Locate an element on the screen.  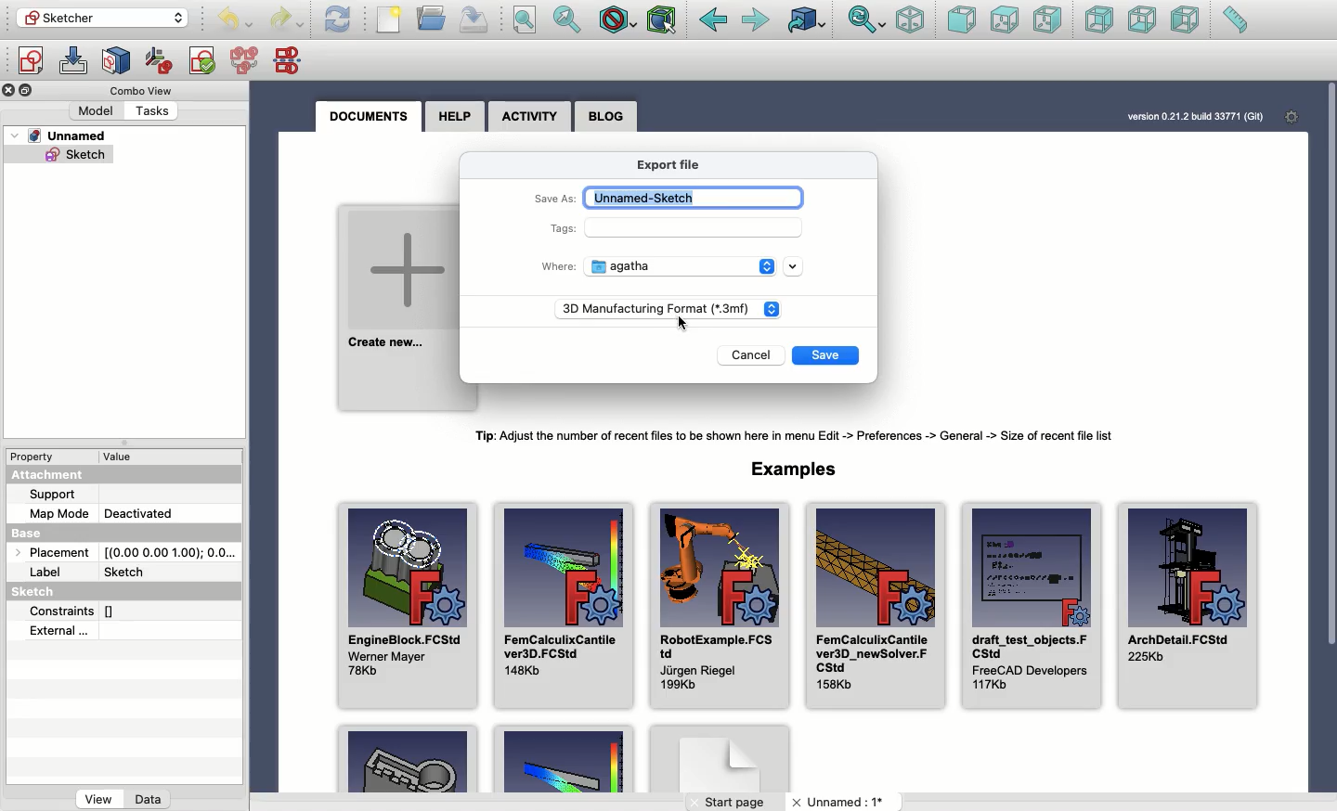
Save as is located at coordinates (555, 200).